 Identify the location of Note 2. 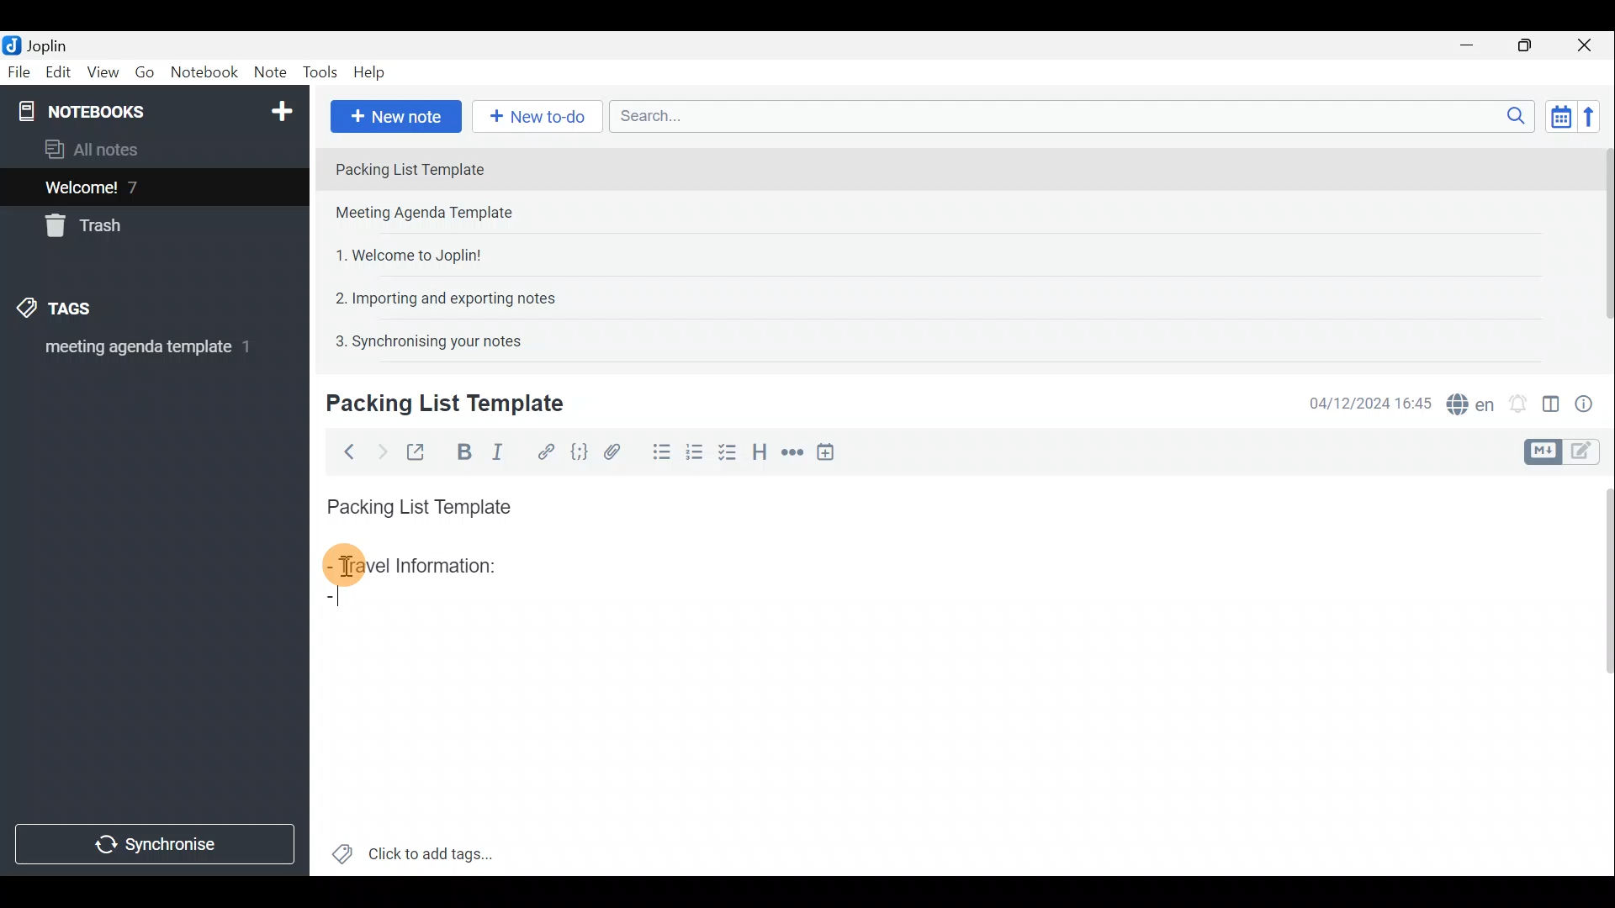
(441, 214).